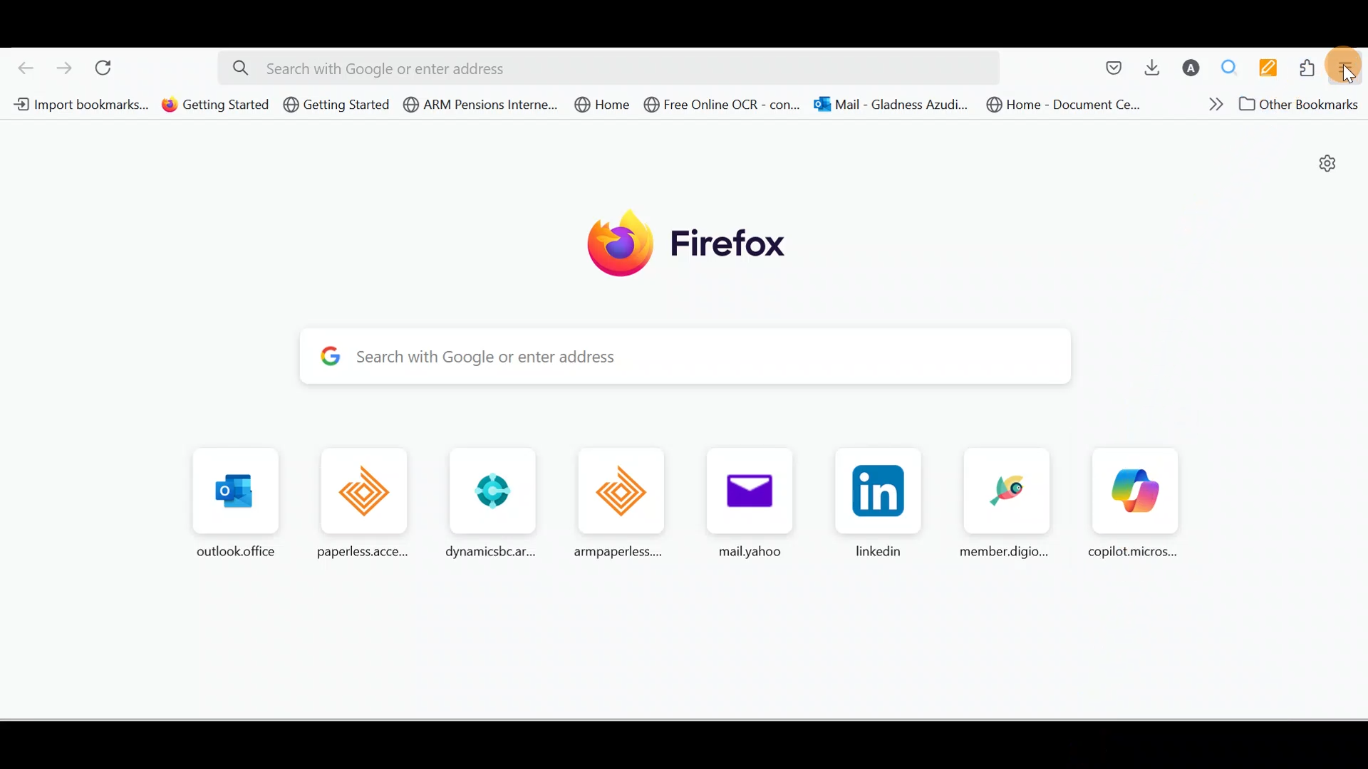  Describe the element at coordinates (685, 244) in the screenshot. I see `Firefox logo` at that location.